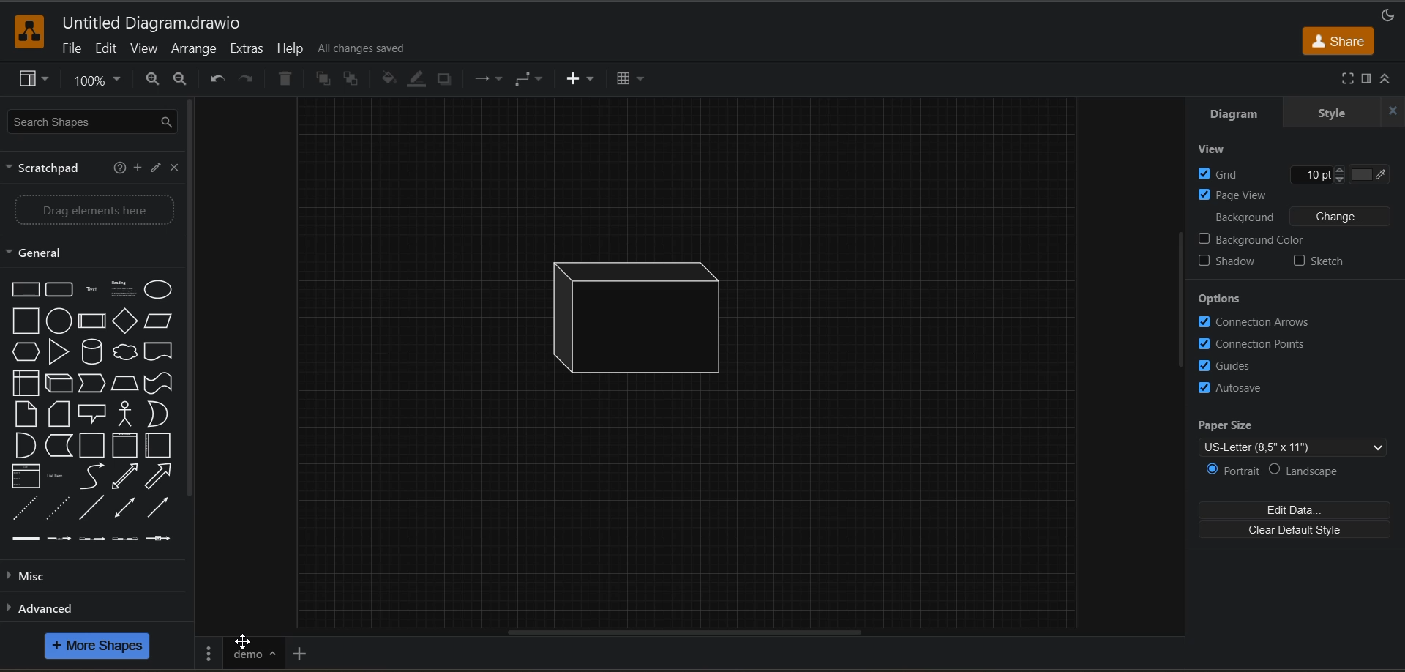 This screenshot has width=1405, height=672. What do you see at coordinates (195, 48) in the screenshot?
I see `arrange` at bounding box center [195, 48].